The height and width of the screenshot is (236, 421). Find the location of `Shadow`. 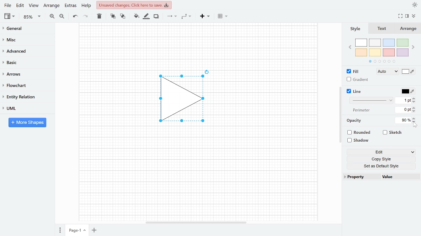

Shadow is located at coordinates (360, 141).